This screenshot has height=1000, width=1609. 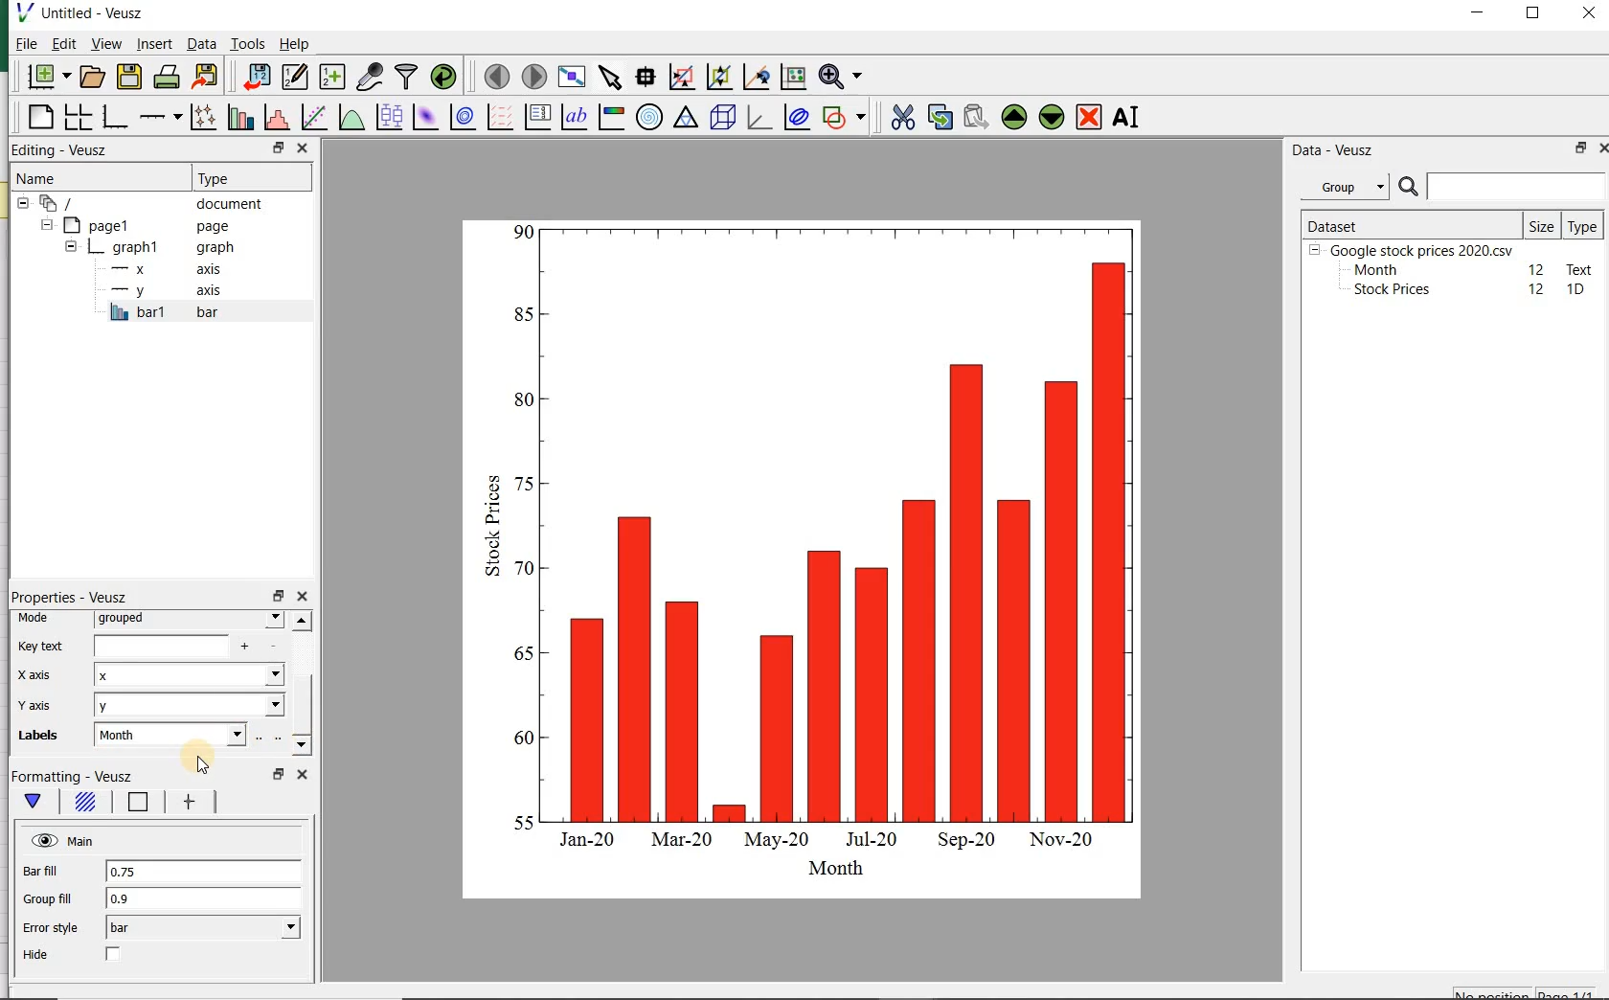 I want to click on reload linked datasets, so click(x=447, y=78).